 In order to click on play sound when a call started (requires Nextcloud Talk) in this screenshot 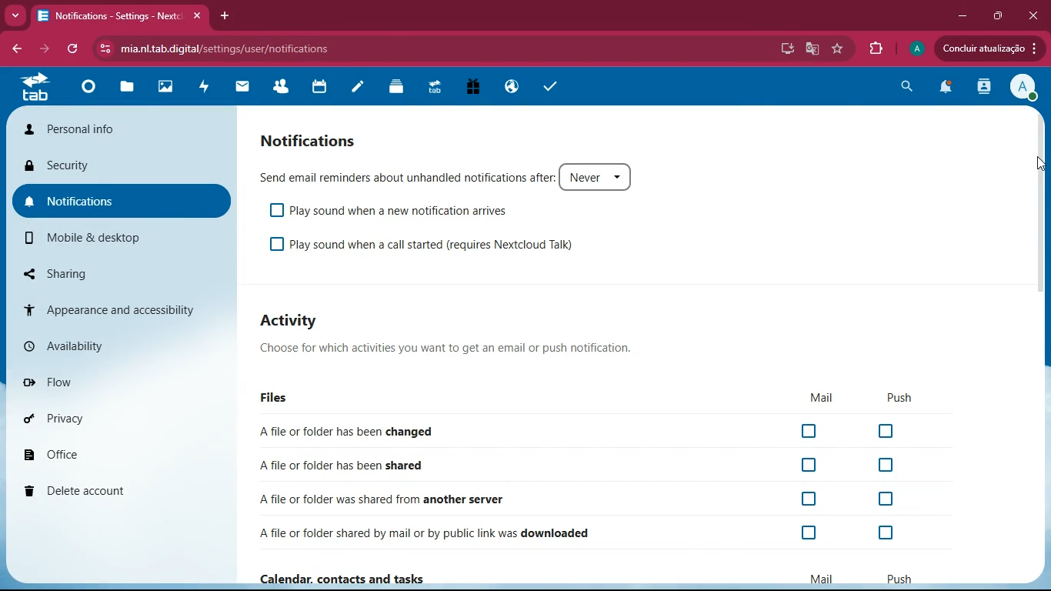, I will do `click(432, 242)`.